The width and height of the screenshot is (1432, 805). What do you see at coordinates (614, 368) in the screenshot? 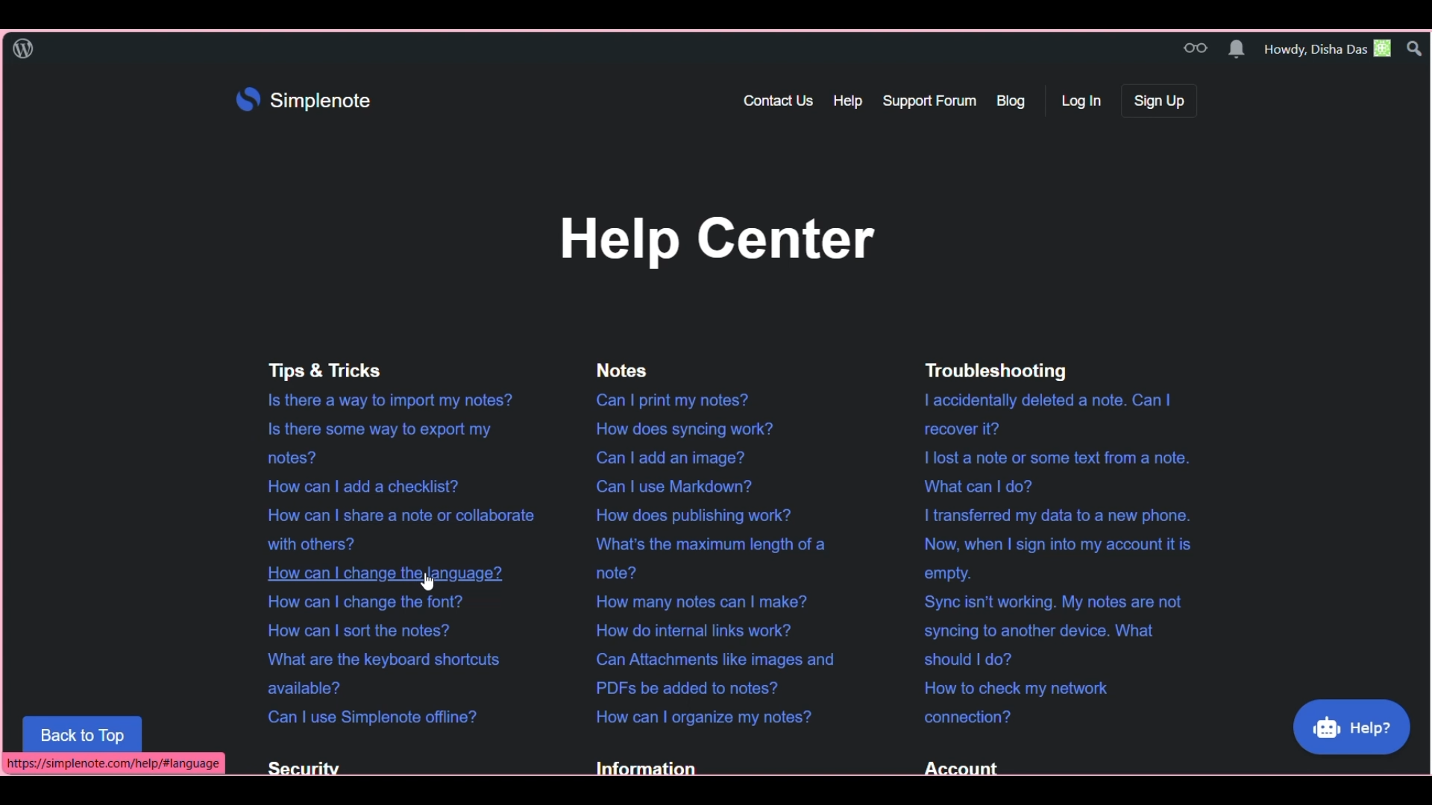
I see `Notes` at bounding box center [614, 368].